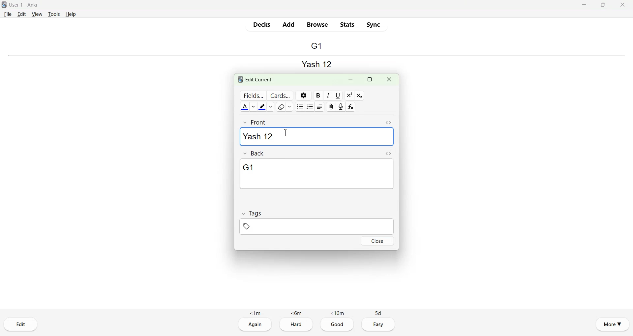 The width and height of the screenshot is (633, 336). I want to click on Bold text, so click(317, 96).